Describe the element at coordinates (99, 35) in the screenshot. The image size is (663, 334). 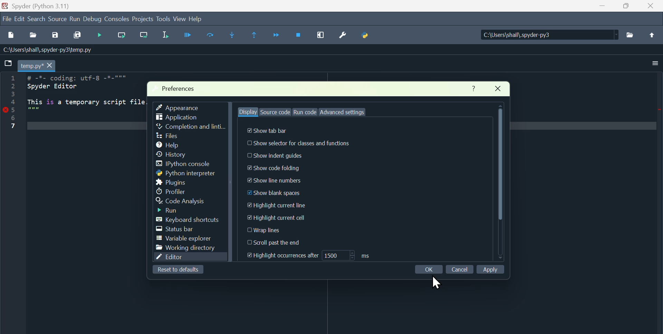
I see `Debug file` at that location.